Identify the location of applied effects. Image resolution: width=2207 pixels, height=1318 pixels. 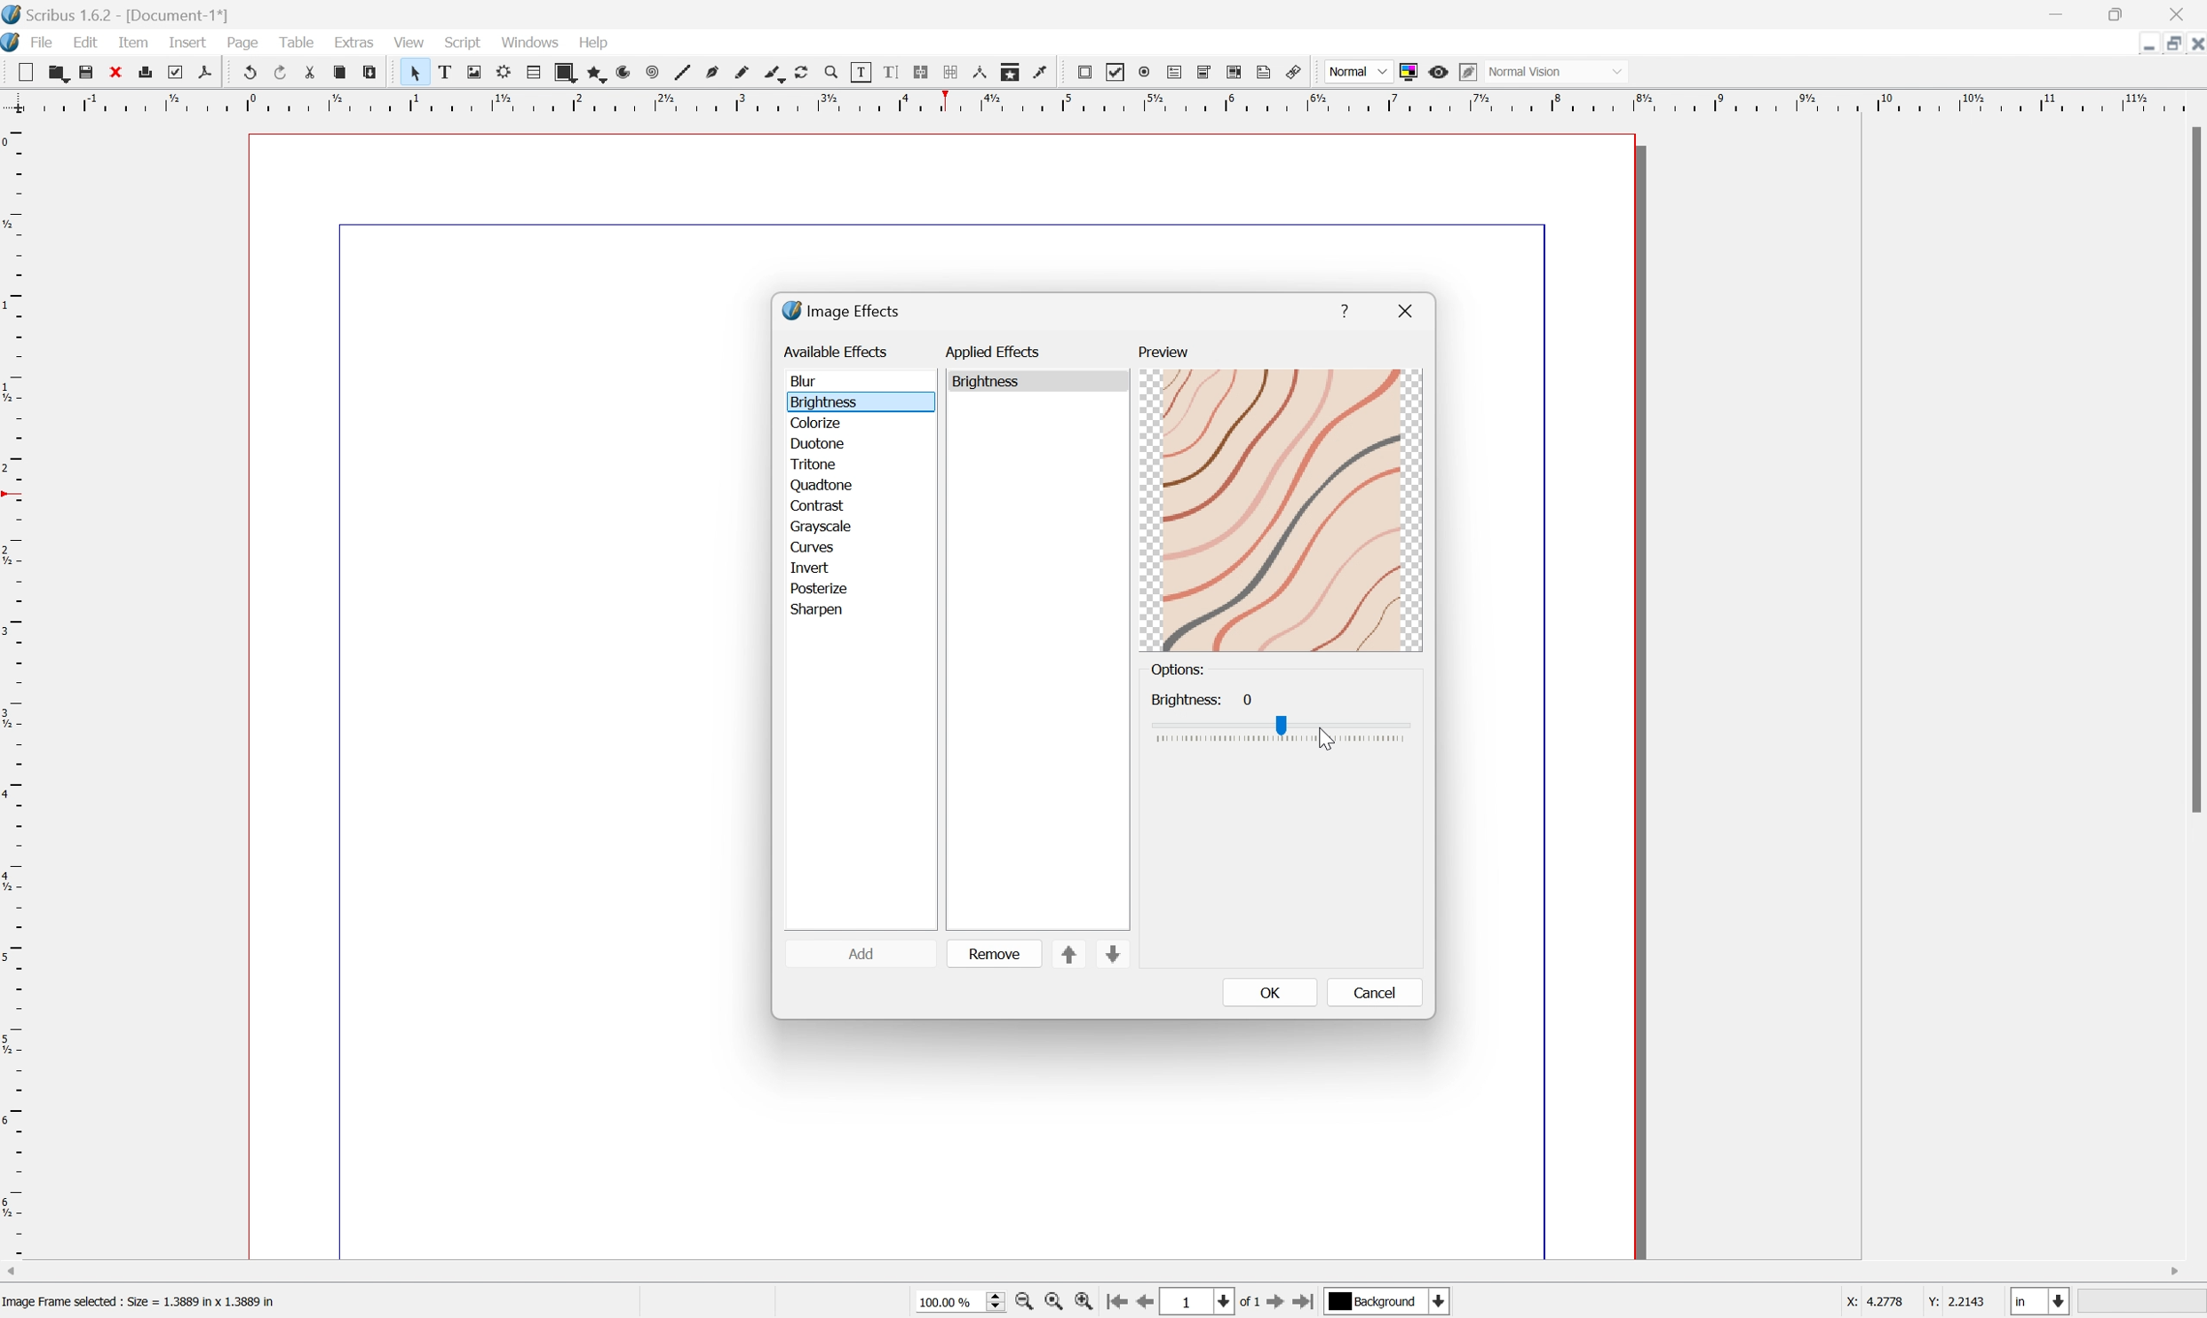
(995, 348).